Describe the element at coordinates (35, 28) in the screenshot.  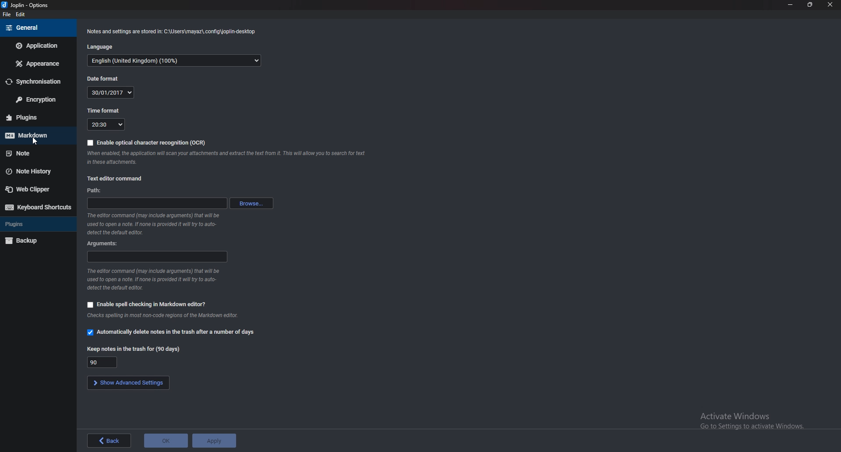
I see `general` at that location.